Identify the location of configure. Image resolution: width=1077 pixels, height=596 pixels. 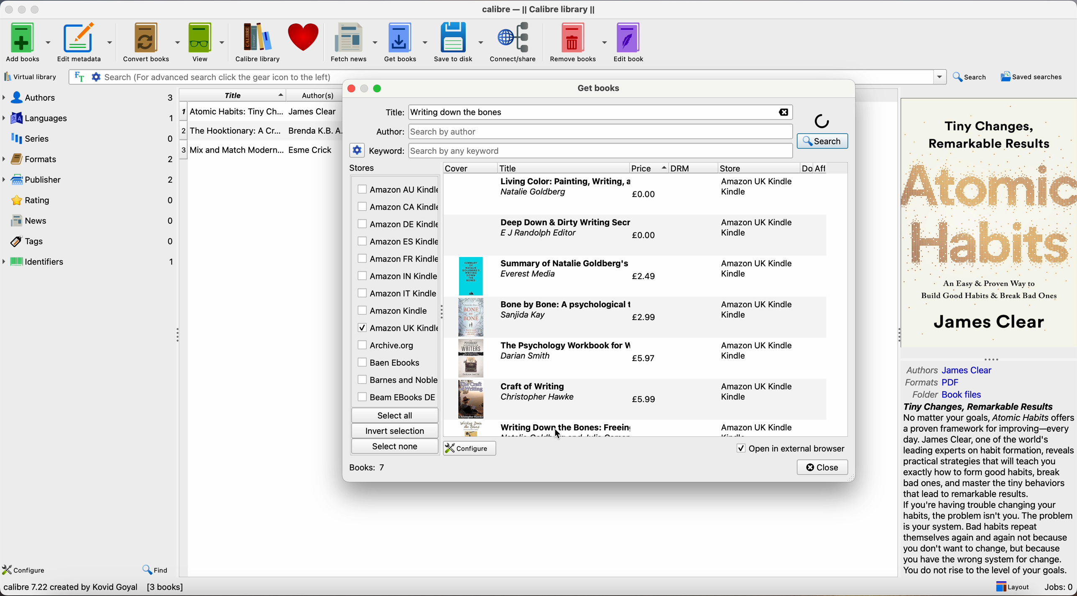
(468, 448).